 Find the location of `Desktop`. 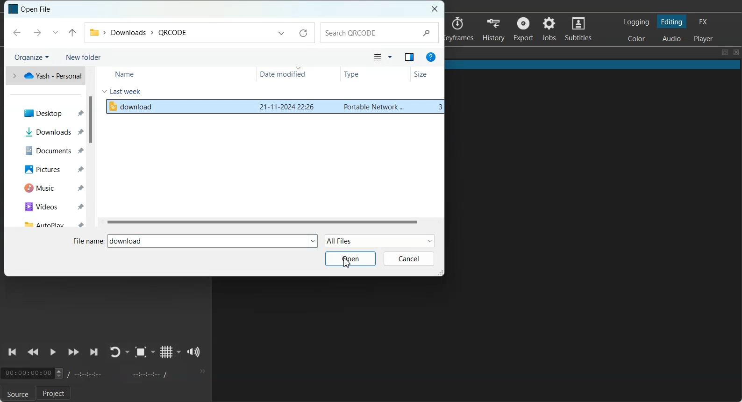

Desktop is located at coordinates (50, 112).